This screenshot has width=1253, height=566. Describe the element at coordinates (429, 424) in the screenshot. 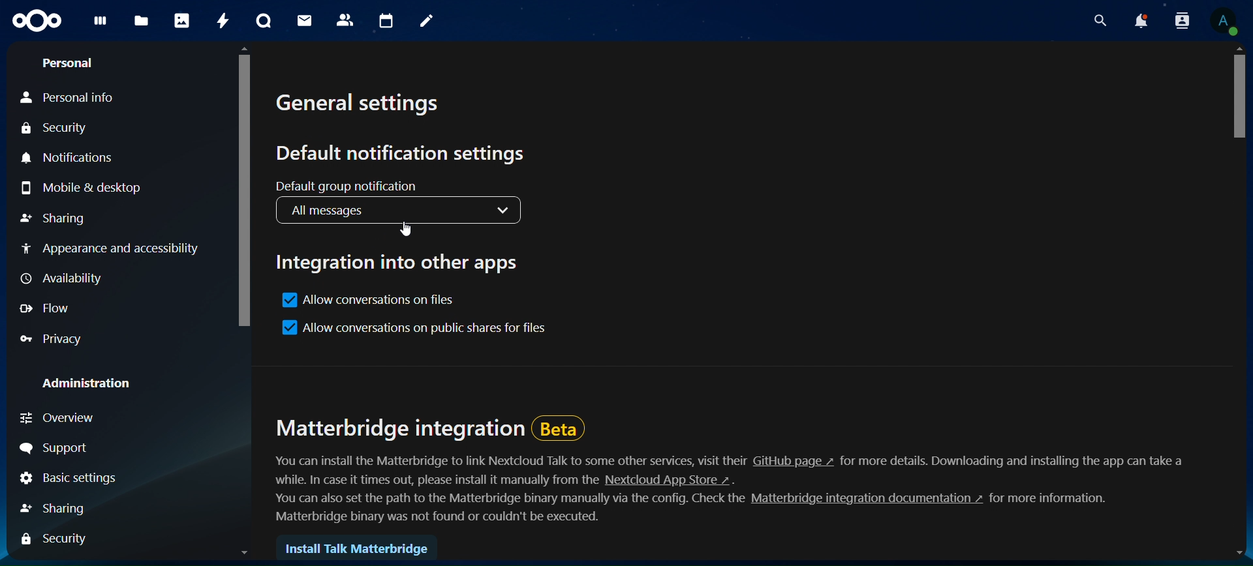

I see `matterbridge integration` at that location.